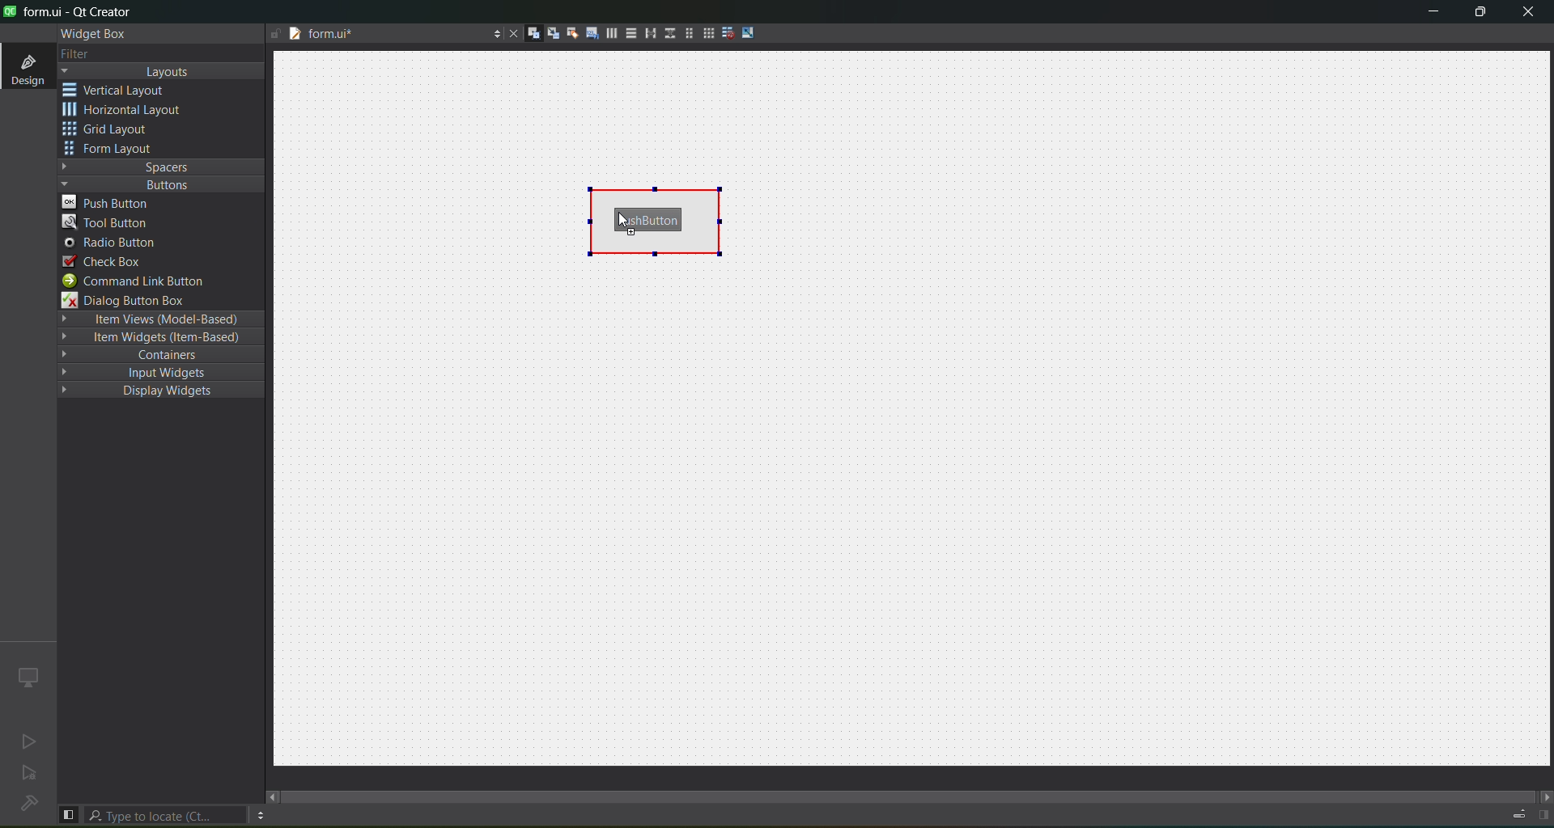  I want to click on close tab, so click(509, 33).